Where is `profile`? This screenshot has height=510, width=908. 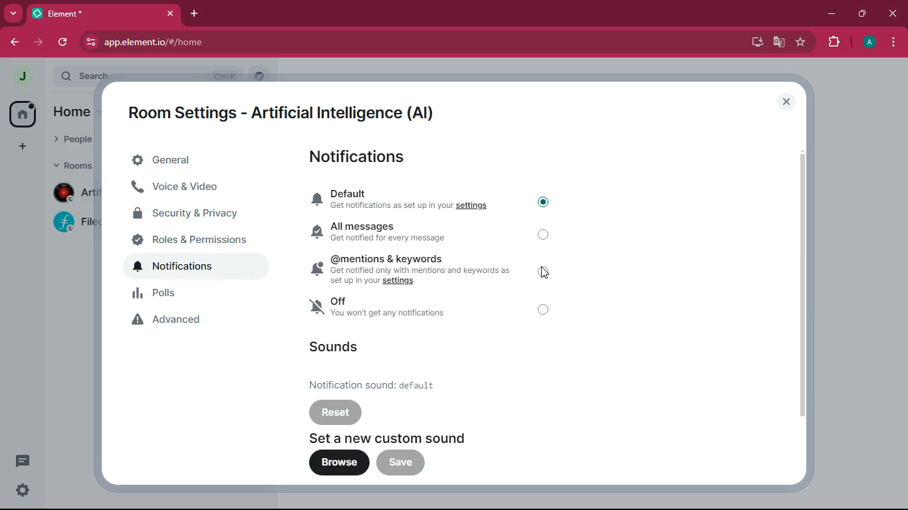 profile is located at coordinates (870, 43).